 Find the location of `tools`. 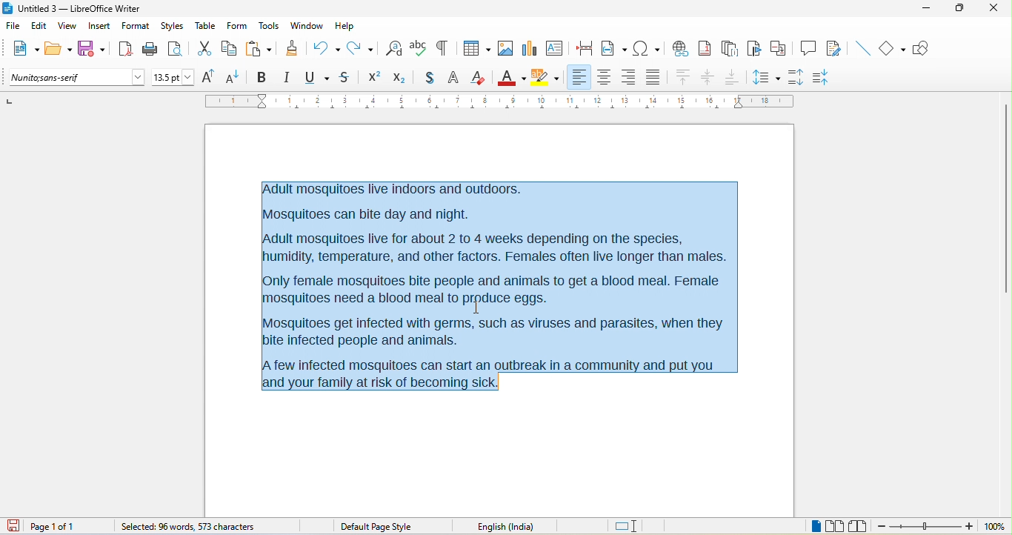

tools is located at coordinates (270, 27).